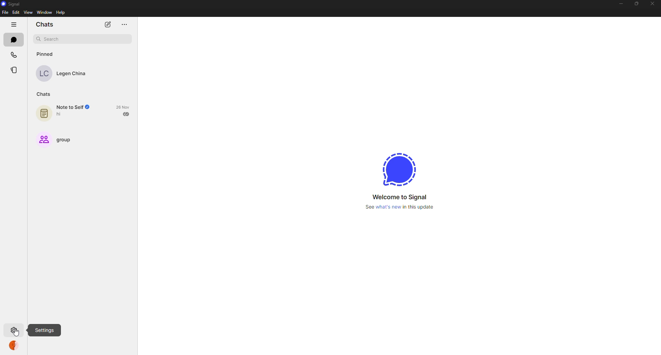  Describe the element at coordinates (402, 207) in the screenshot. I see `what's new` at that location.